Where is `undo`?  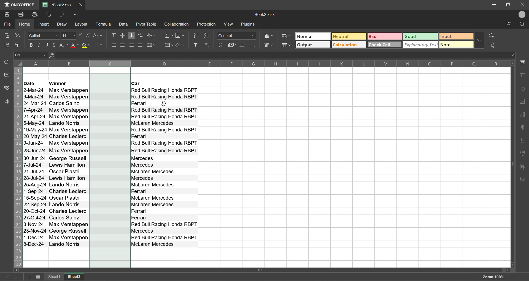 undo is located at coordinates (50, 15).